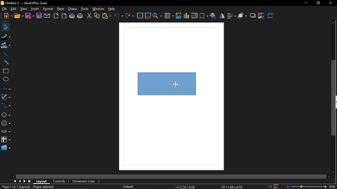 This screenshot has height=189, width=337. What do you see at coordinates (306, 187) in the screenshot?
I see `change zoom` at bounding box center [306, 187].